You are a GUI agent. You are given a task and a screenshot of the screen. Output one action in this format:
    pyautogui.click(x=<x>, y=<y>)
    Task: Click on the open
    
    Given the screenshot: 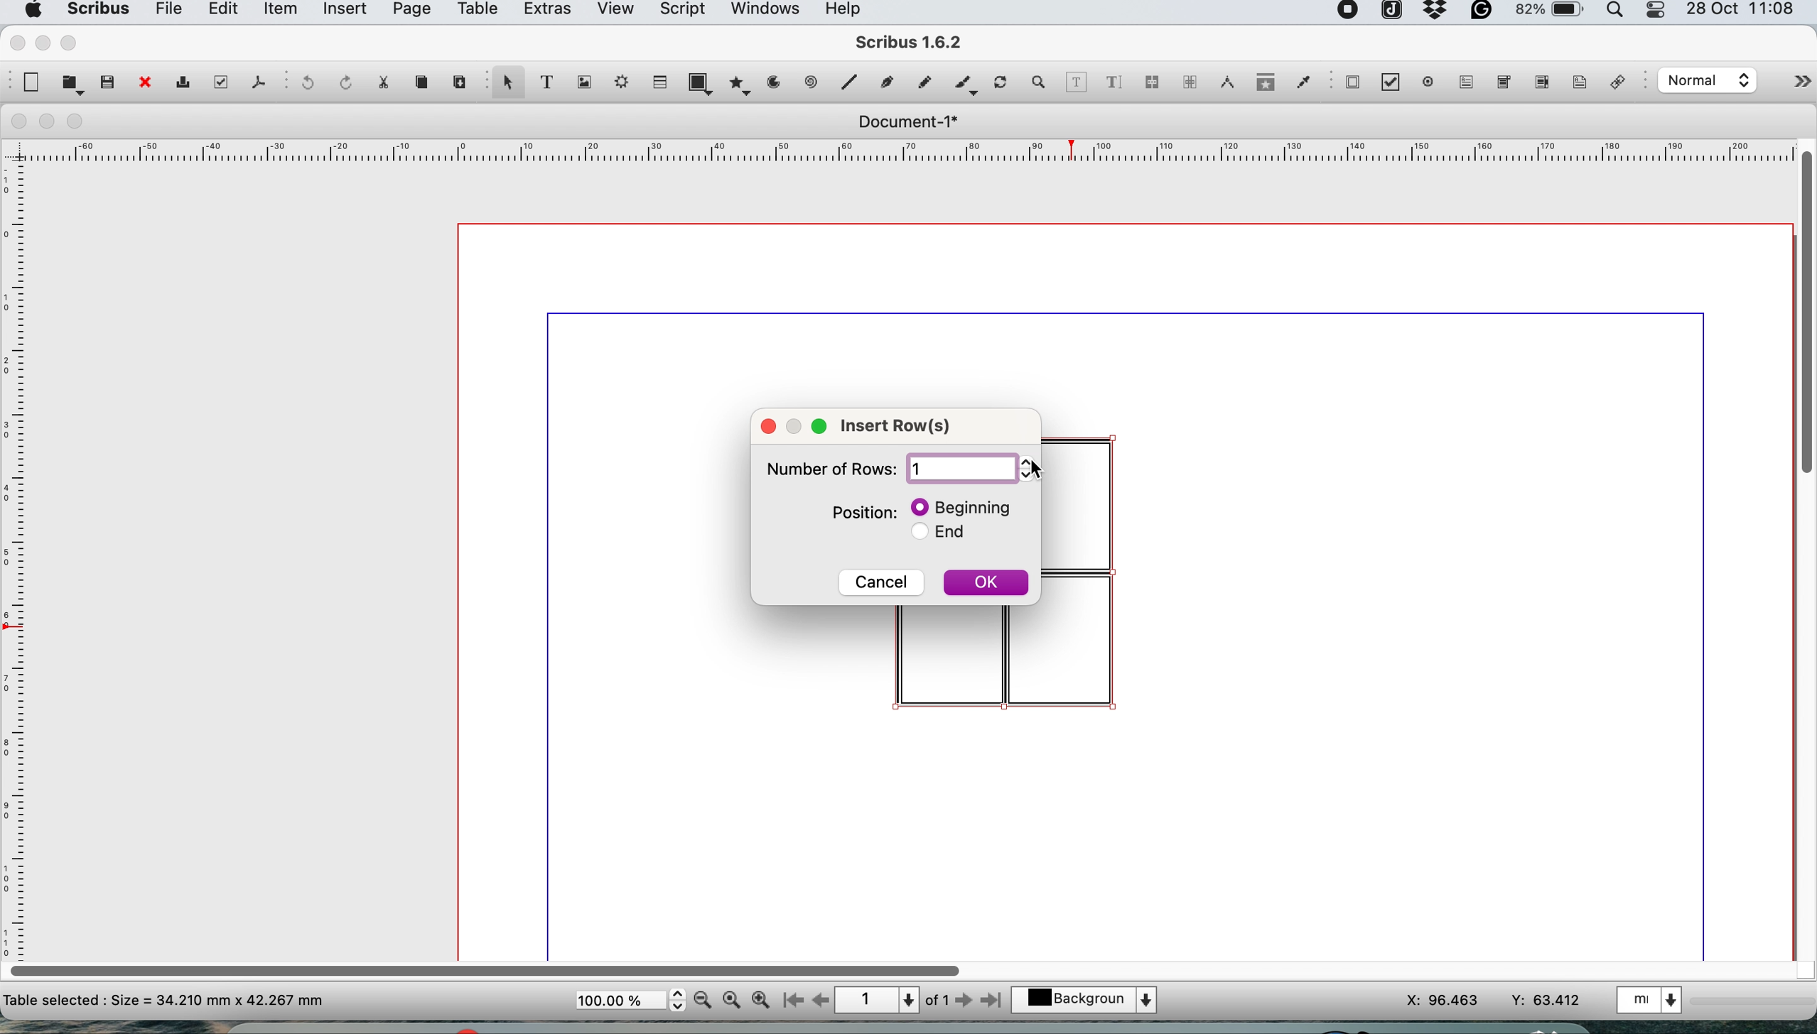 What is the action you would take?
    pyautogui.click(x=72, y=84)
    